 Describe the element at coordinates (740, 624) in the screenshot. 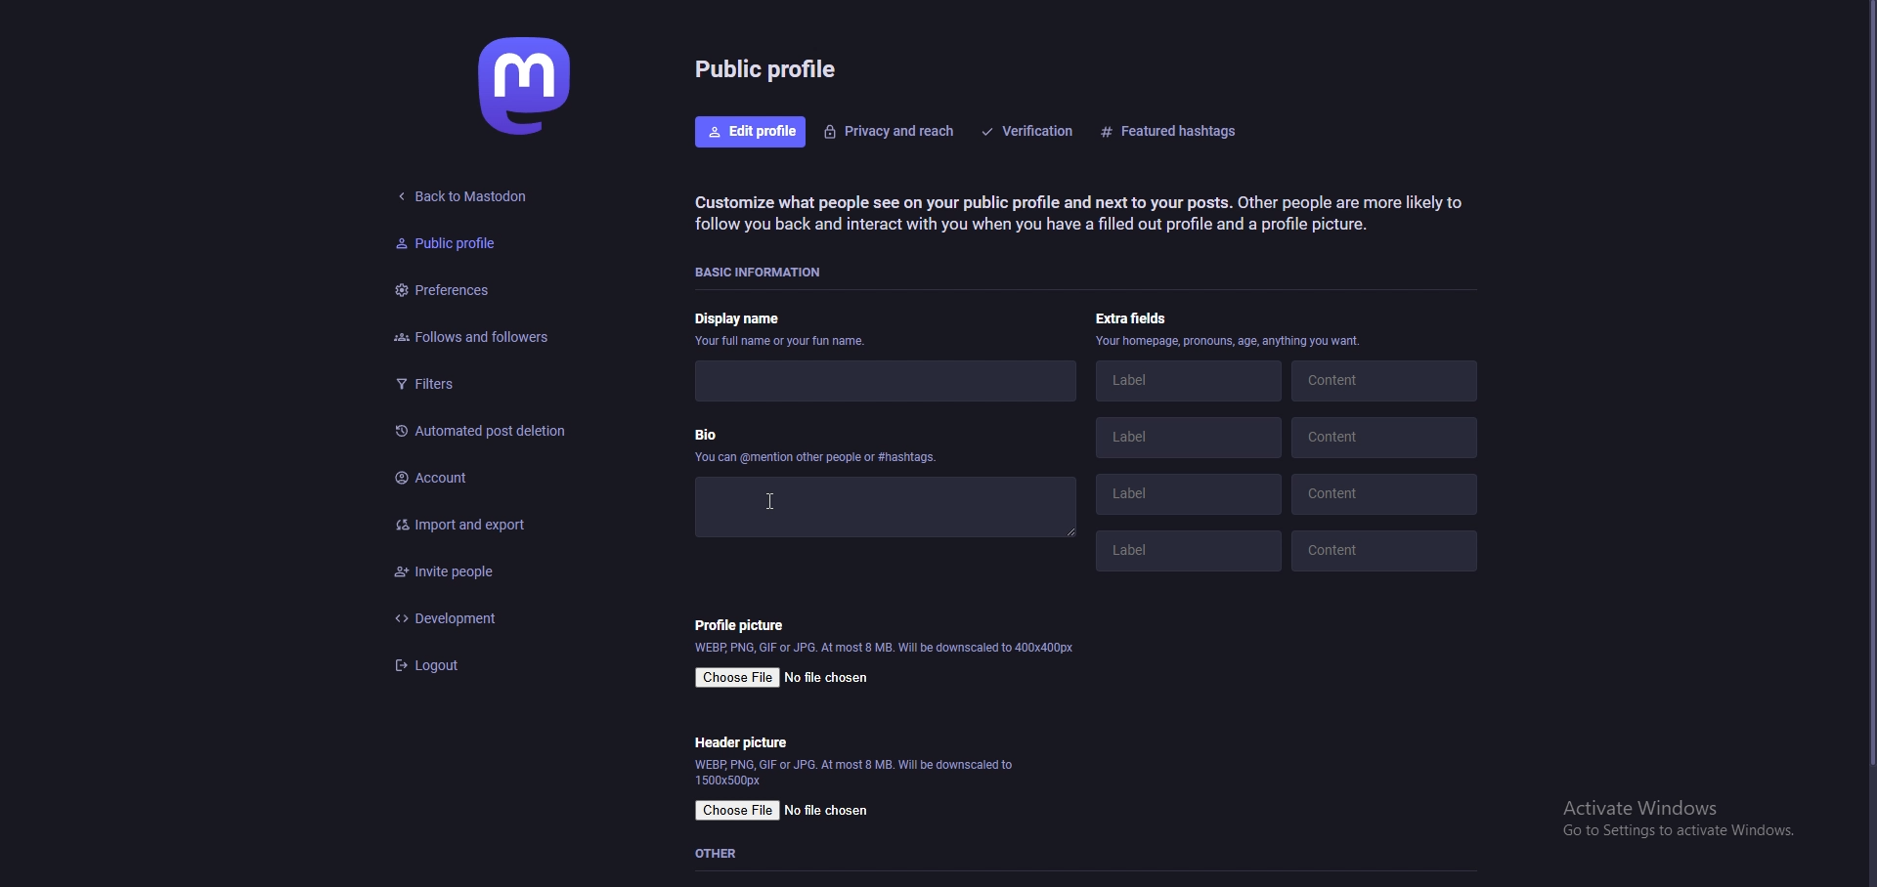

I see `profile picture` at that location.